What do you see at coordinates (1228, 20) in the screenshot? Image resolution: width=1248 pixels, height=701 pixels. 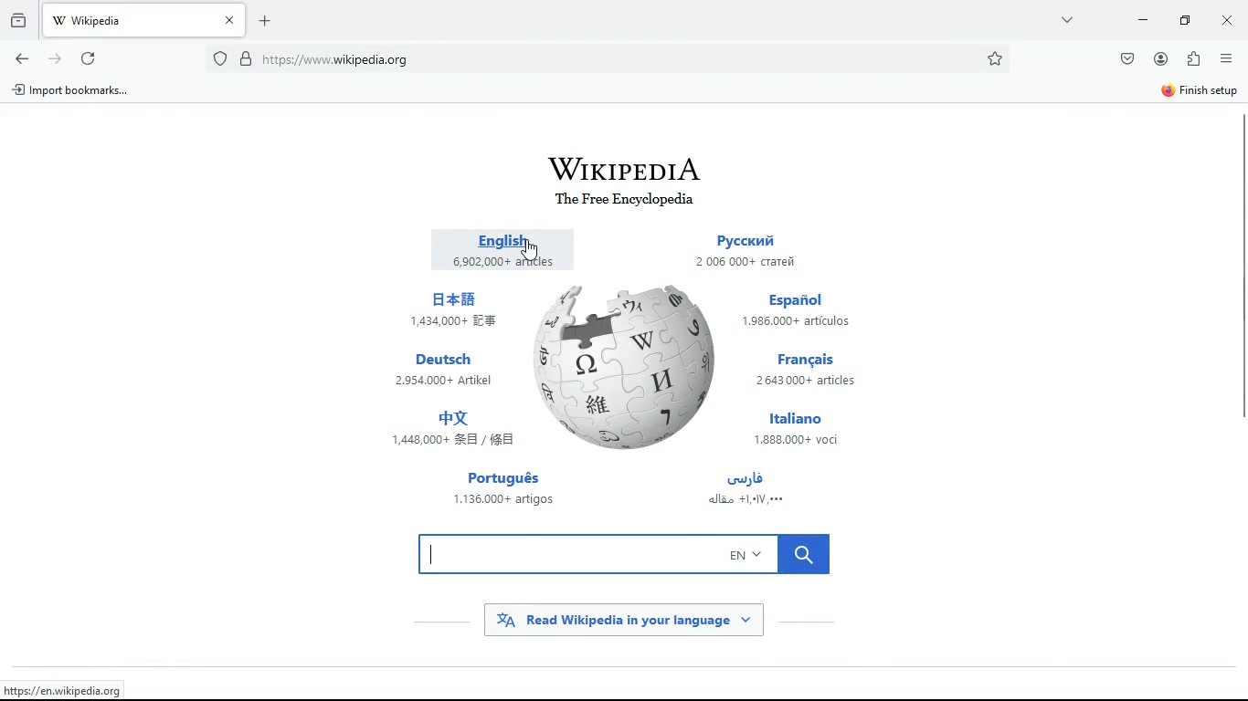 I see `close` at bounding box center [1228, 20].